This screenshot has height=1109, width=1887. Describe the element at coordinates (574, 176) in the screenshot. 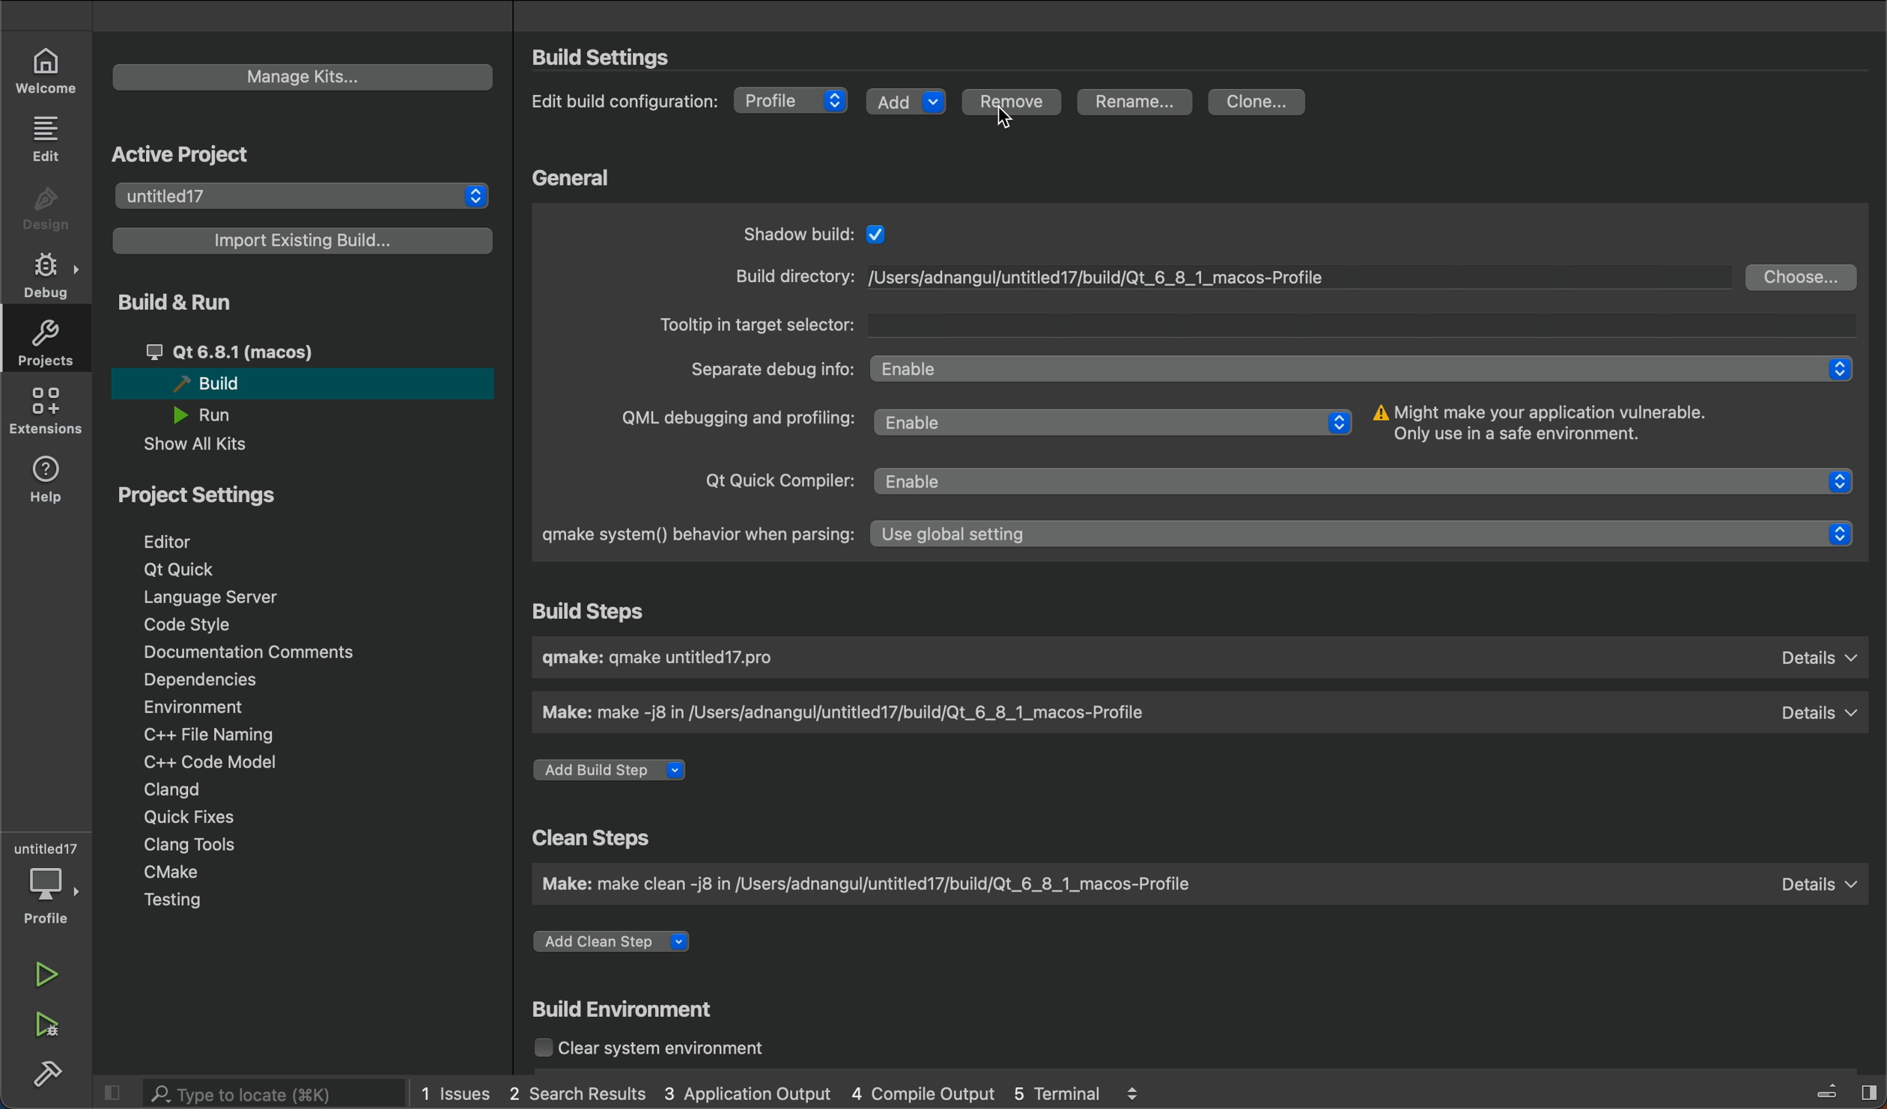

I see `general` at that location.